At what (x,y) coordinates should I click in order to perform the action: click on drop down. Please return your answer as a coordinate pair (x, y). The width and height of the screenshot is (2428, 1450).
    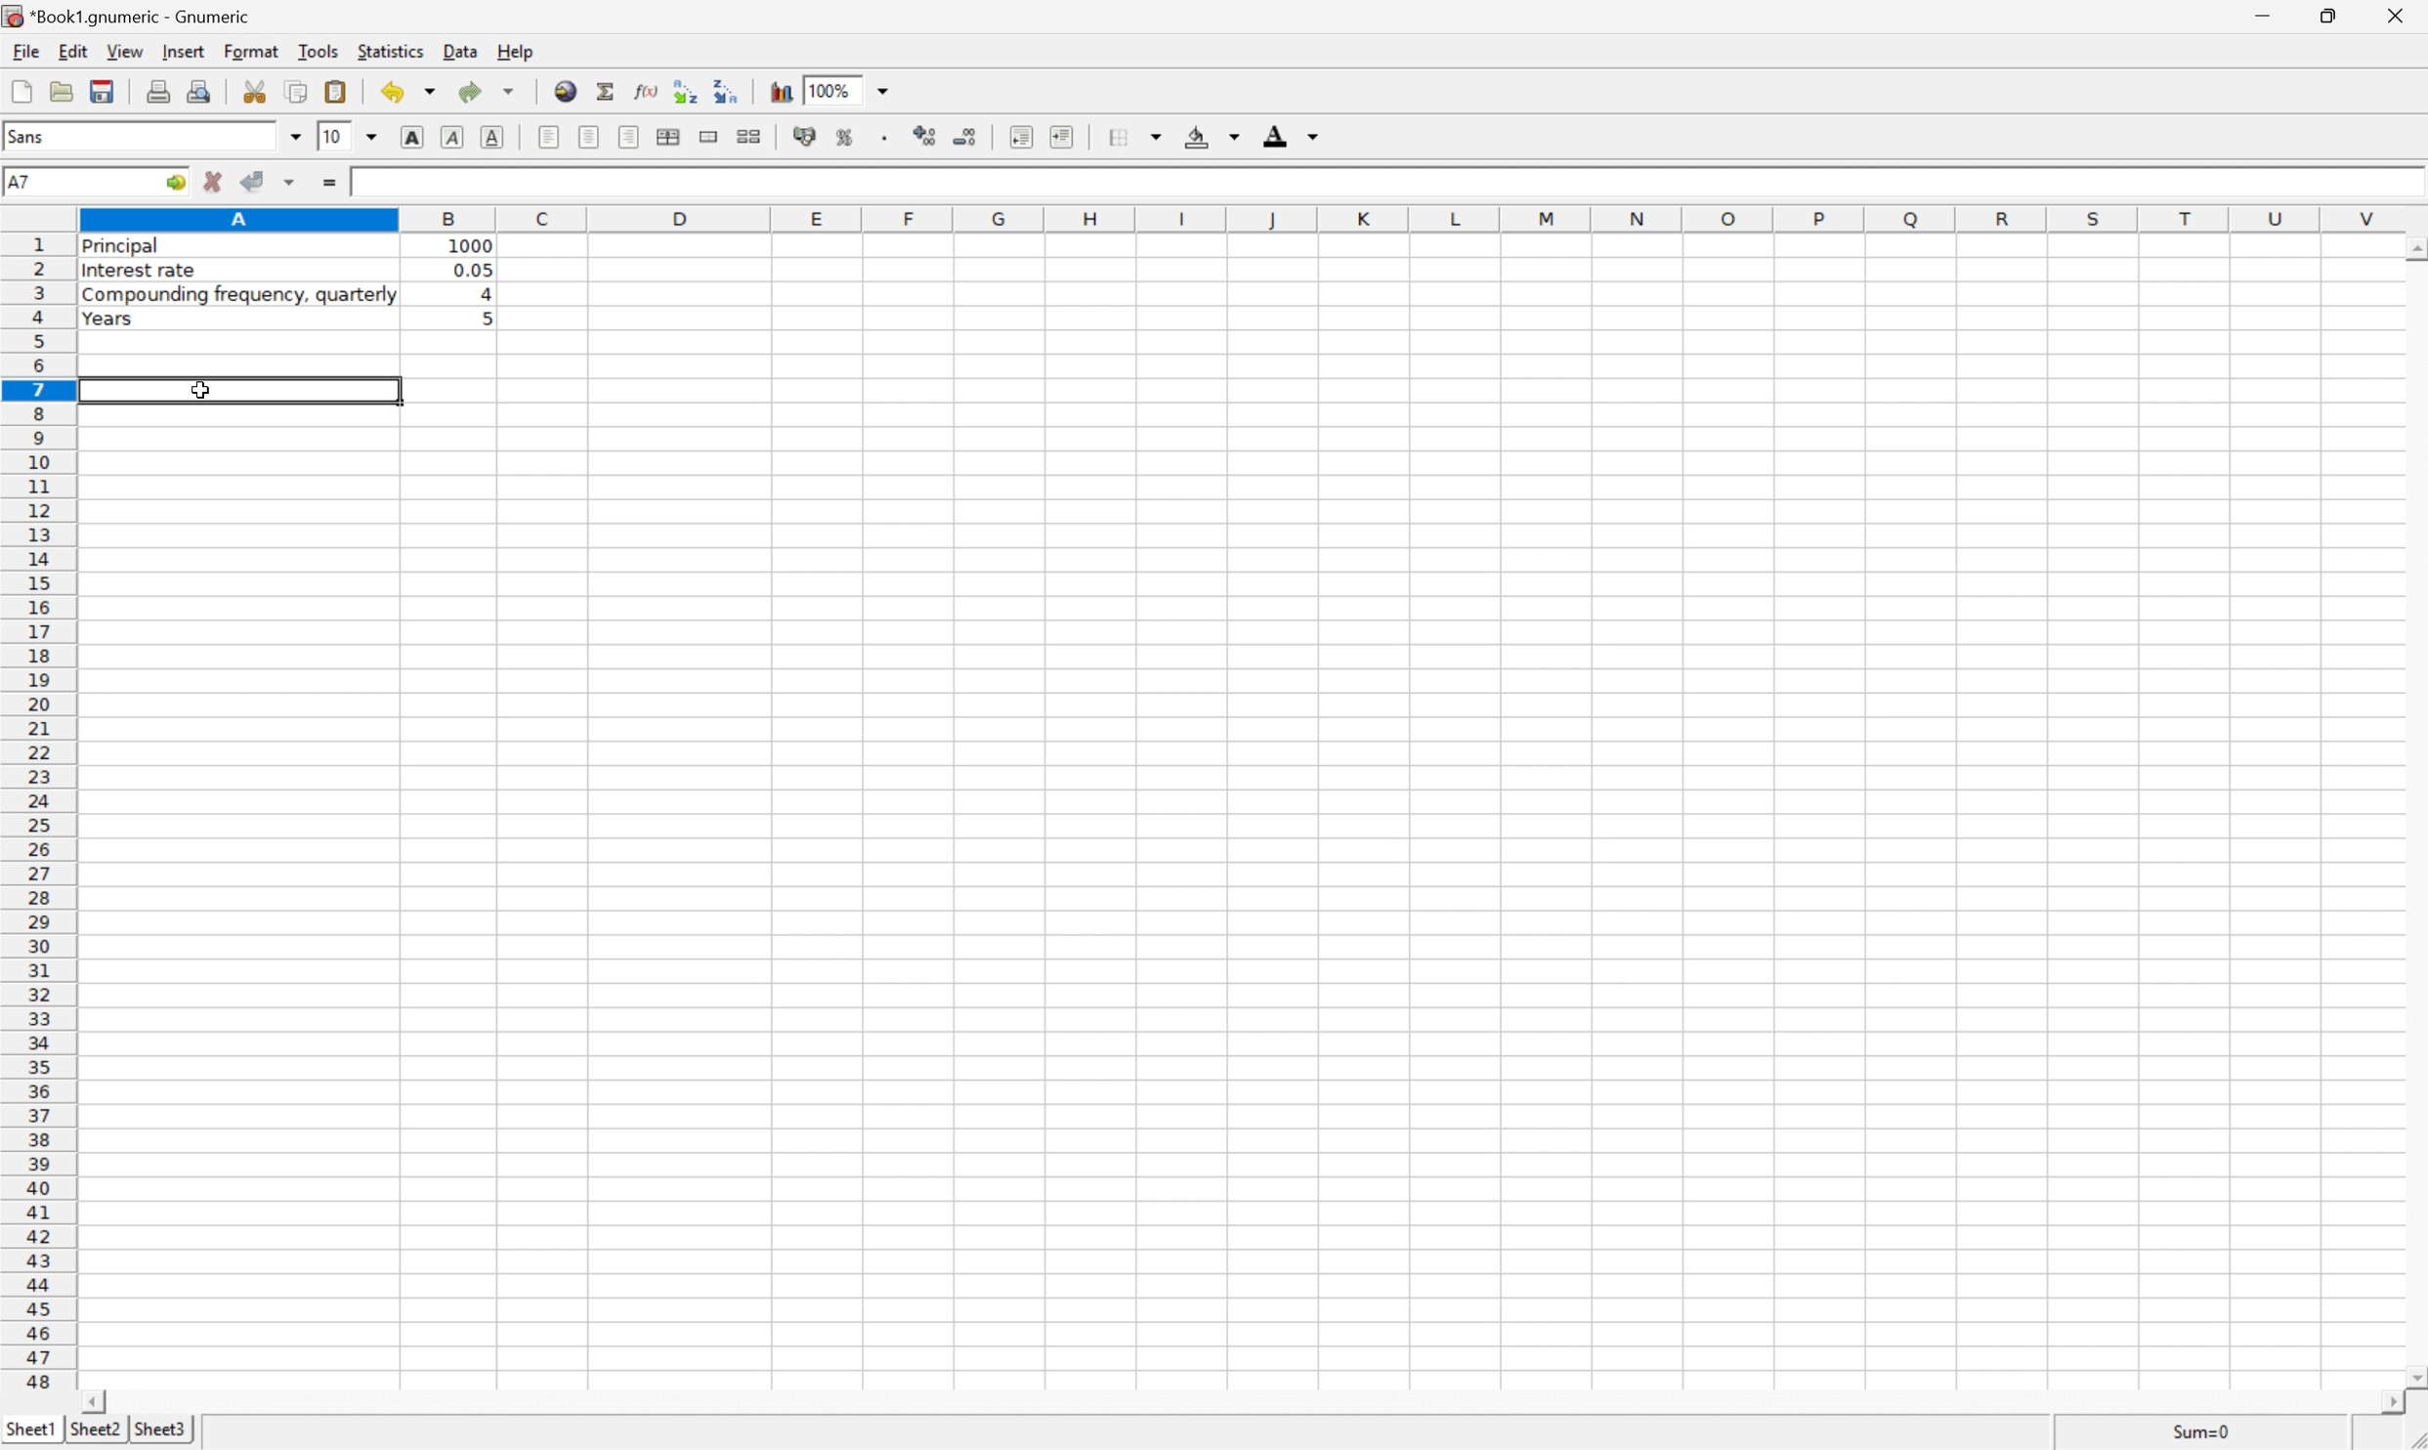
    Looking at the image, I should click on (373, 139).